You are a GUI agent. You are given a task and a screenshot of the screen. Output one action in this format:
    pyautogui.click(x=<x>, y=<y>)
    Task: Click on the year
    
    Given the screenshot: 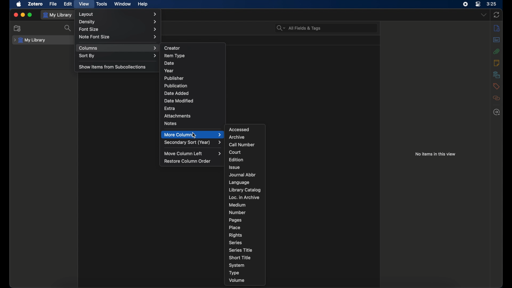 What is the action you would take?
    pyautogui.click(x=169, y=71)
    